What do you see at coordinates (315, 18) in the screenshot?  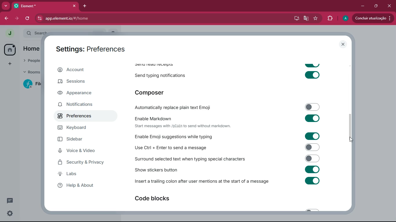 I see `favourite` at bounding box center [315, 18].